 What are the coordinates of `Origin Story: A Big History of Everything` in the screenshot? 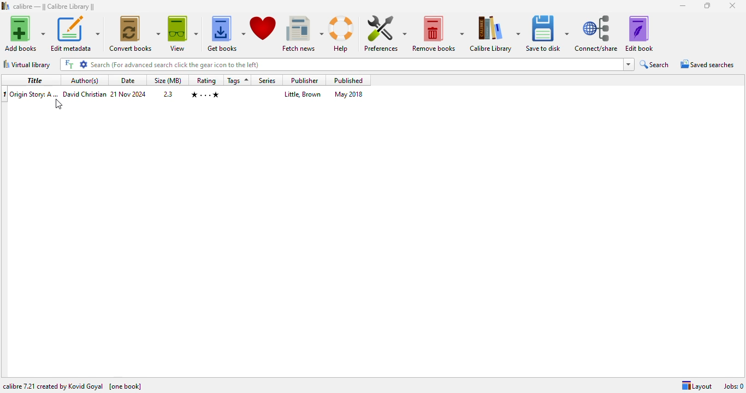 It's located at (35, 94).